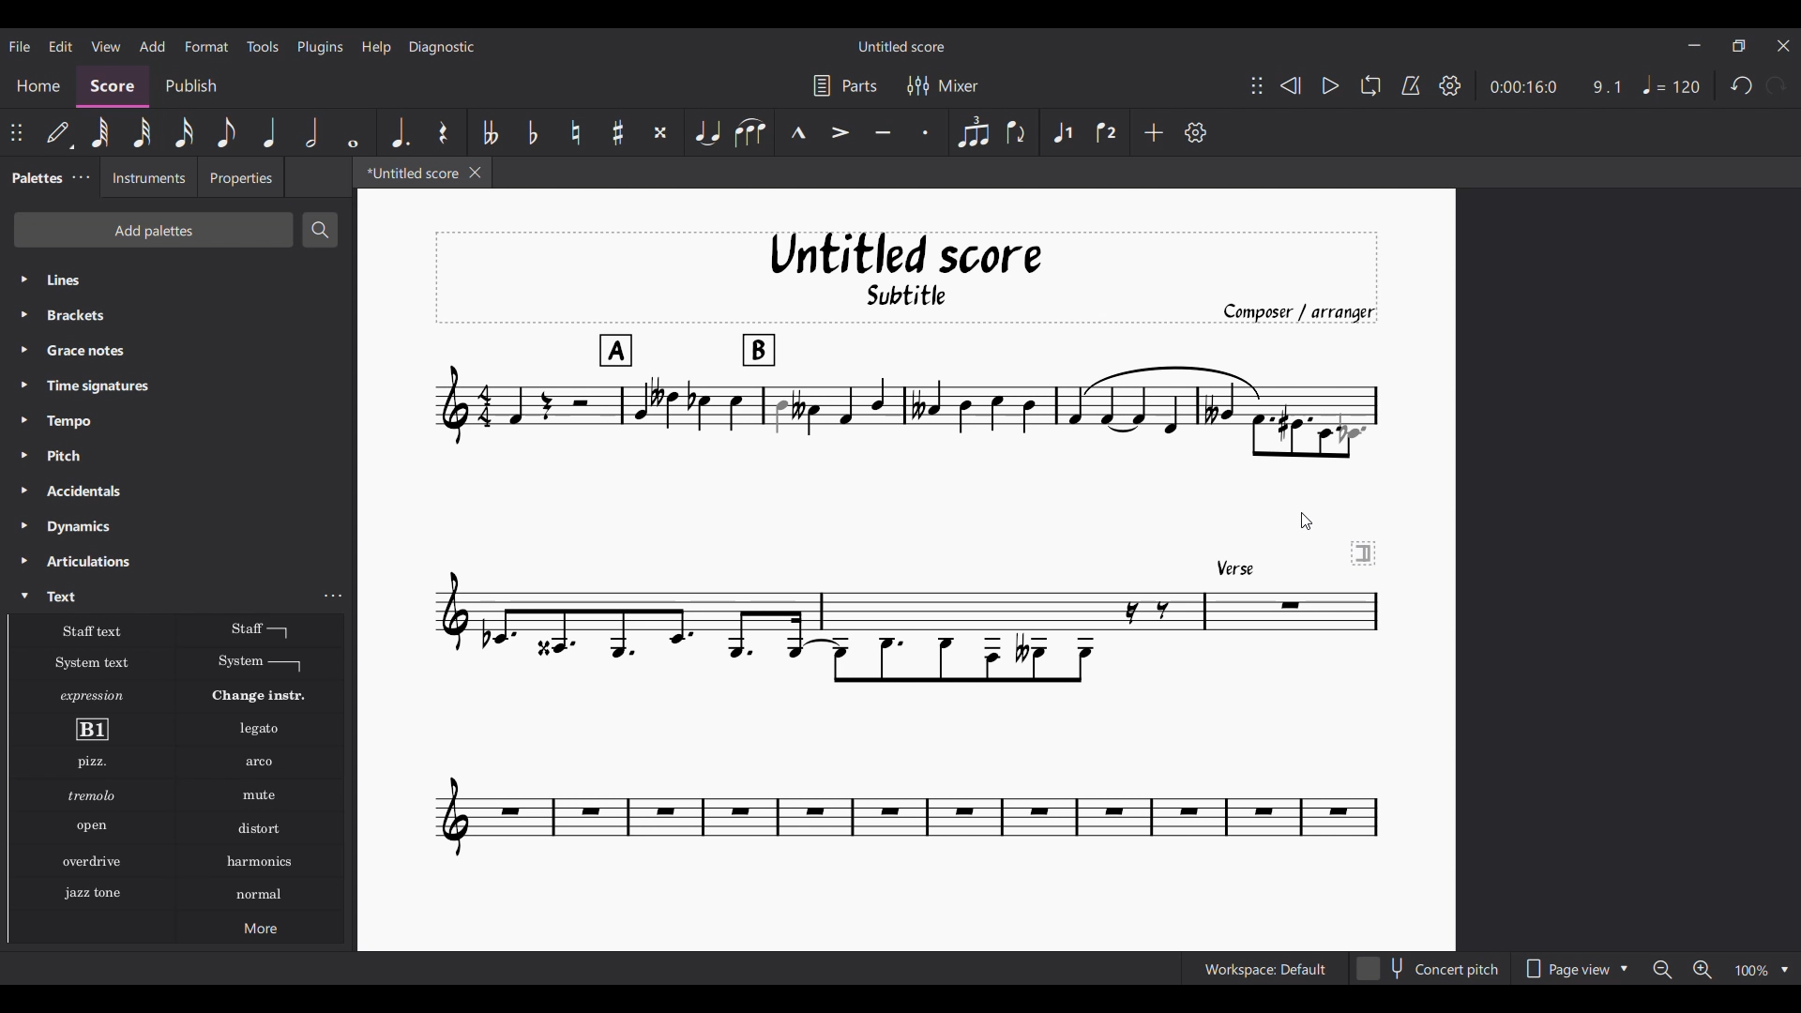 The width and height of the screenshot is (1801, 1013). Describe the element at coordinates (1017, 131) in the screenshot. I see `Flip direction` at that location.